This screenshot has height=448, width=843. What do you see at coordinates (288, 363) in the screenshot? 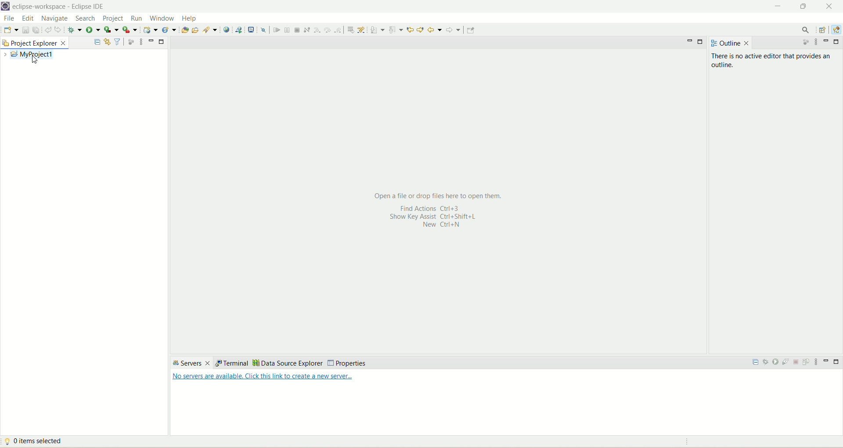
I see `data source explorer` at bounding box center [288, 363].